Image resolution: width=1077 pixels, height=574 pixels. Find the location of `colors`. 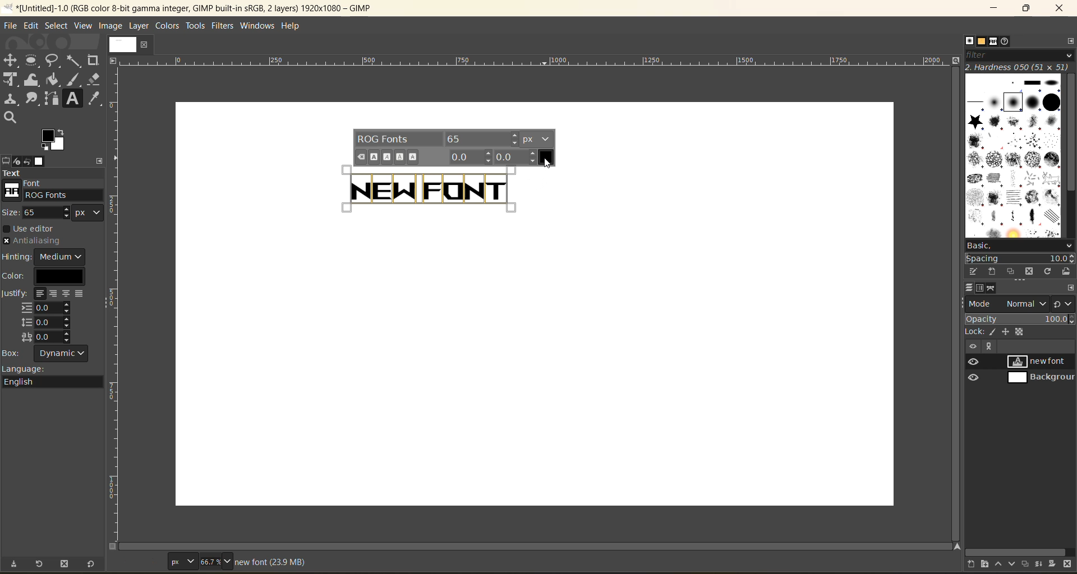

colors is located at coordinates (165, 26).